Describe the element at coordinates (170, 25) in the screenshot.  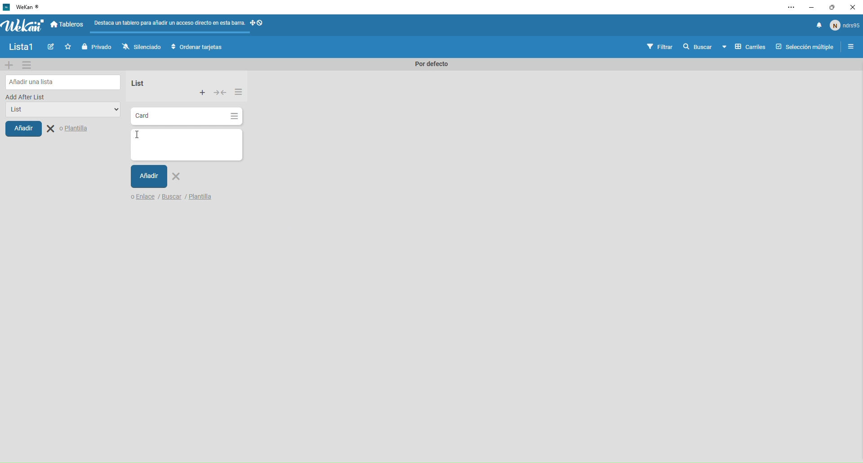
I see `Files` at that location.